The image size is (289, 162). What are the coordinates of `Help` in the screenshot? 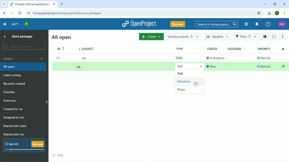 It's located at (268, 24).